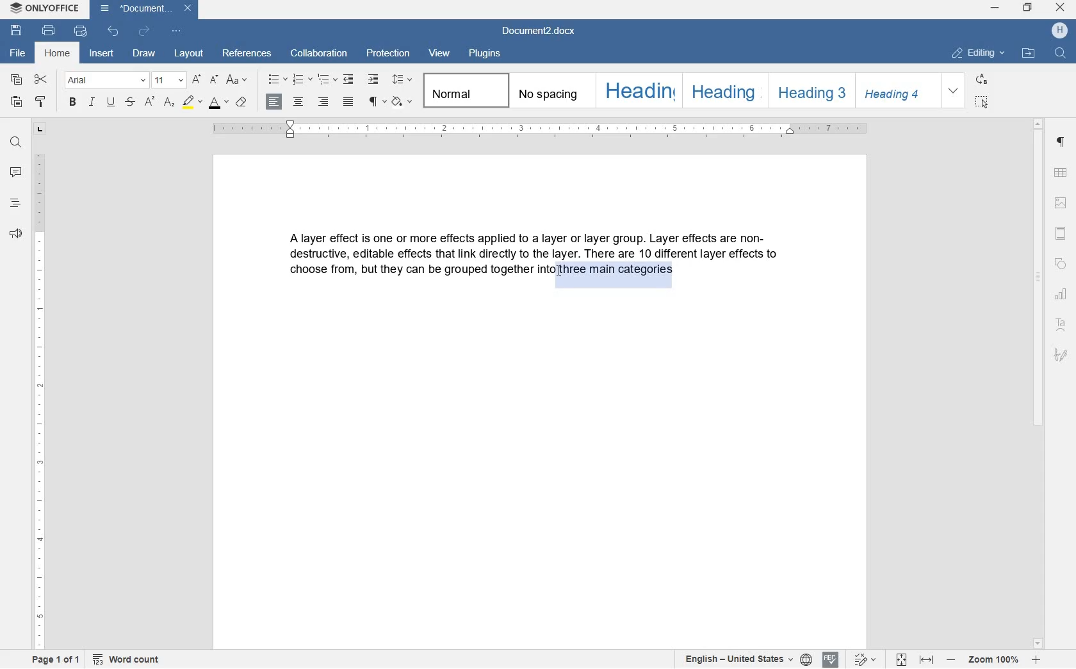 This screenshot has width=1076, height=669. I want to click on home, so click(58, 54).